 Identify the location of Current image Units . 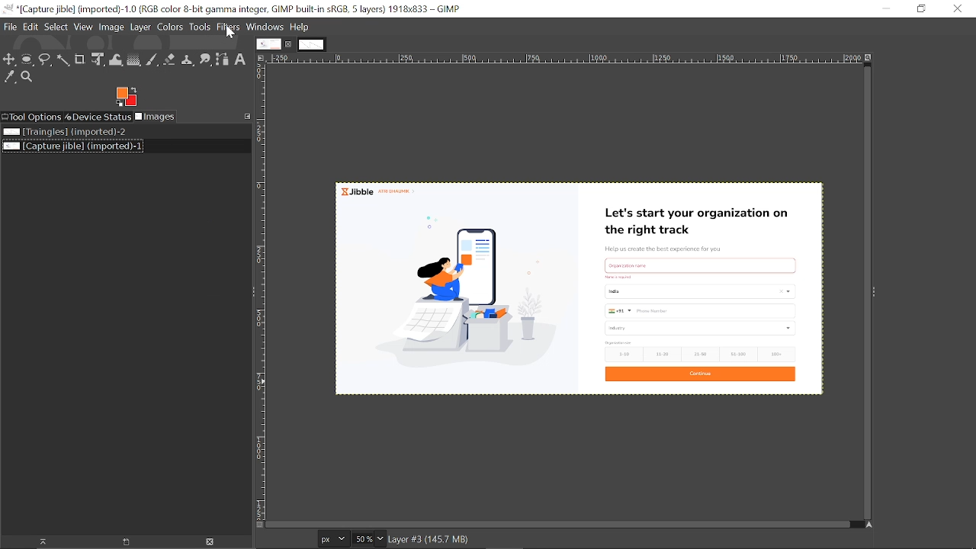
(333, 538).